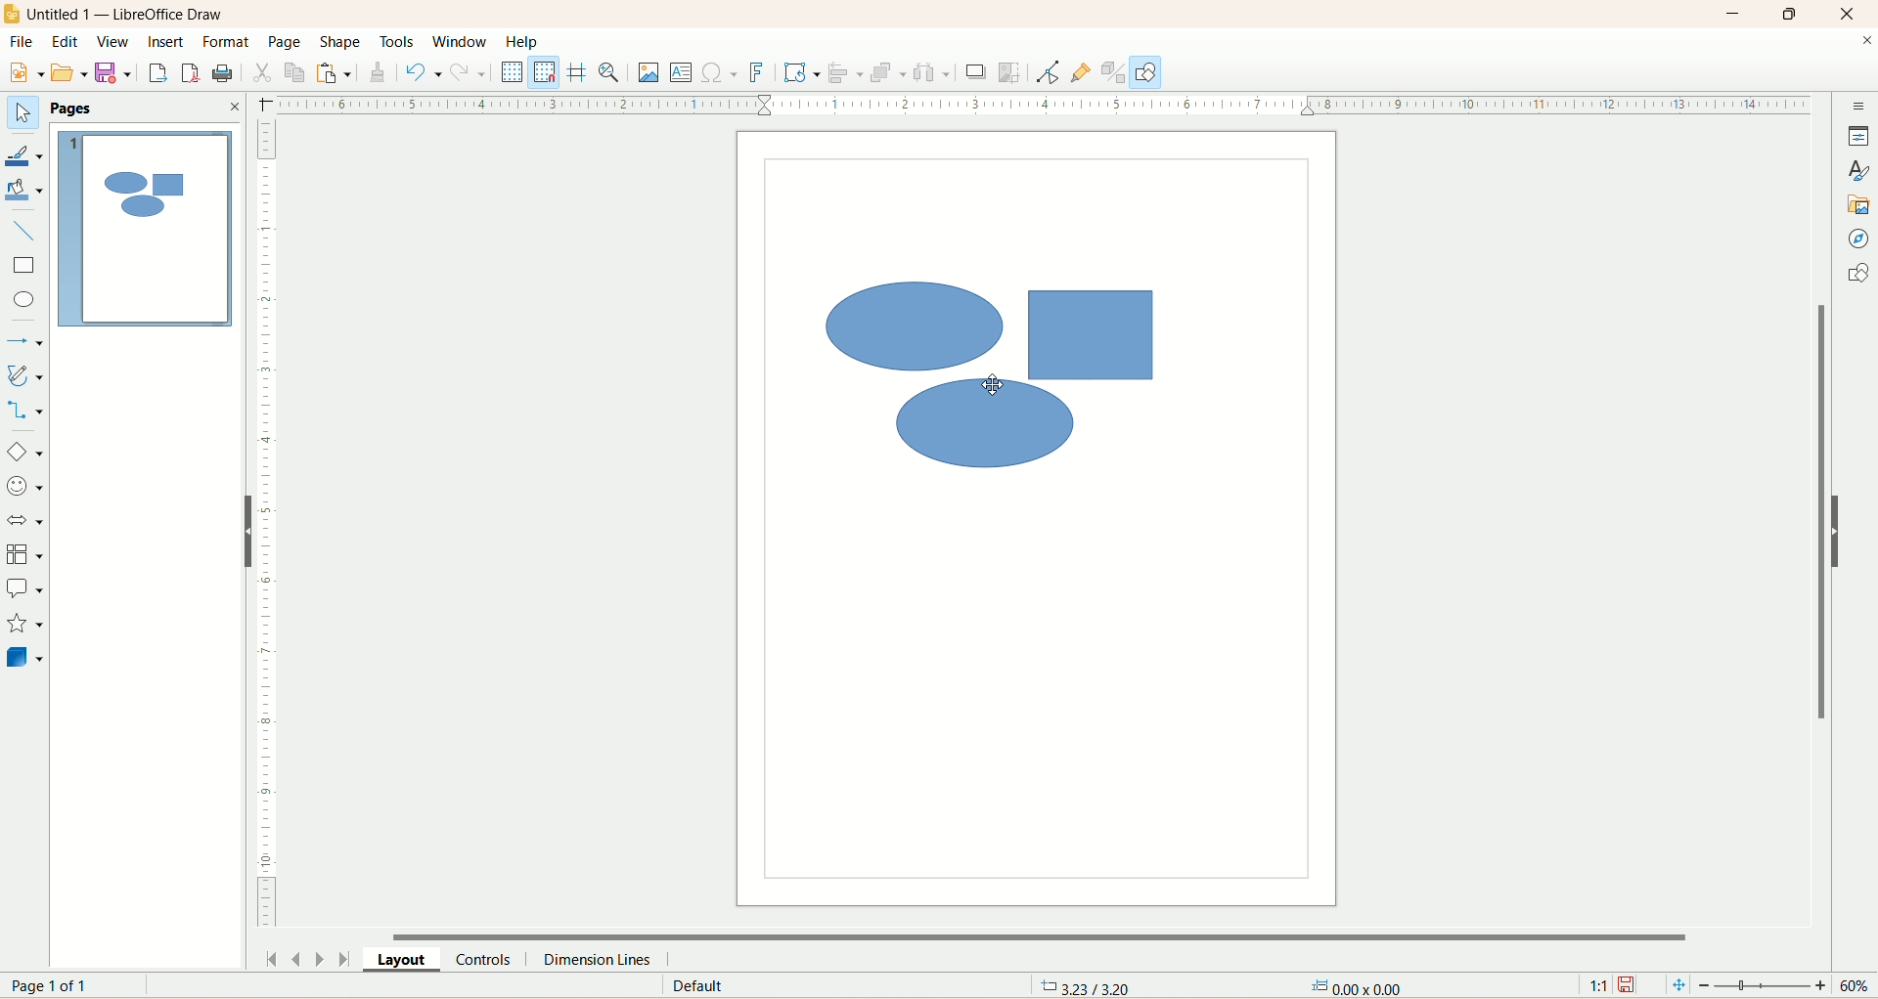  What do you see at coordinates (1352, 986) in the screenshot?
I see `anchor point` at bounding box center [1352, 986].